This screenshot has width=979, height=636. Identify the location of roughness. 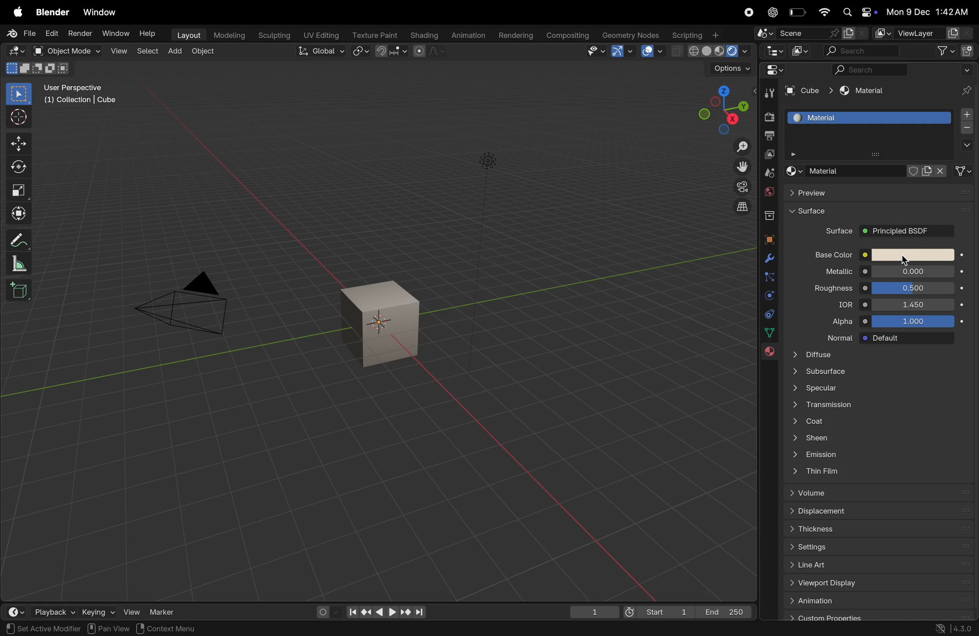
(826, 290).